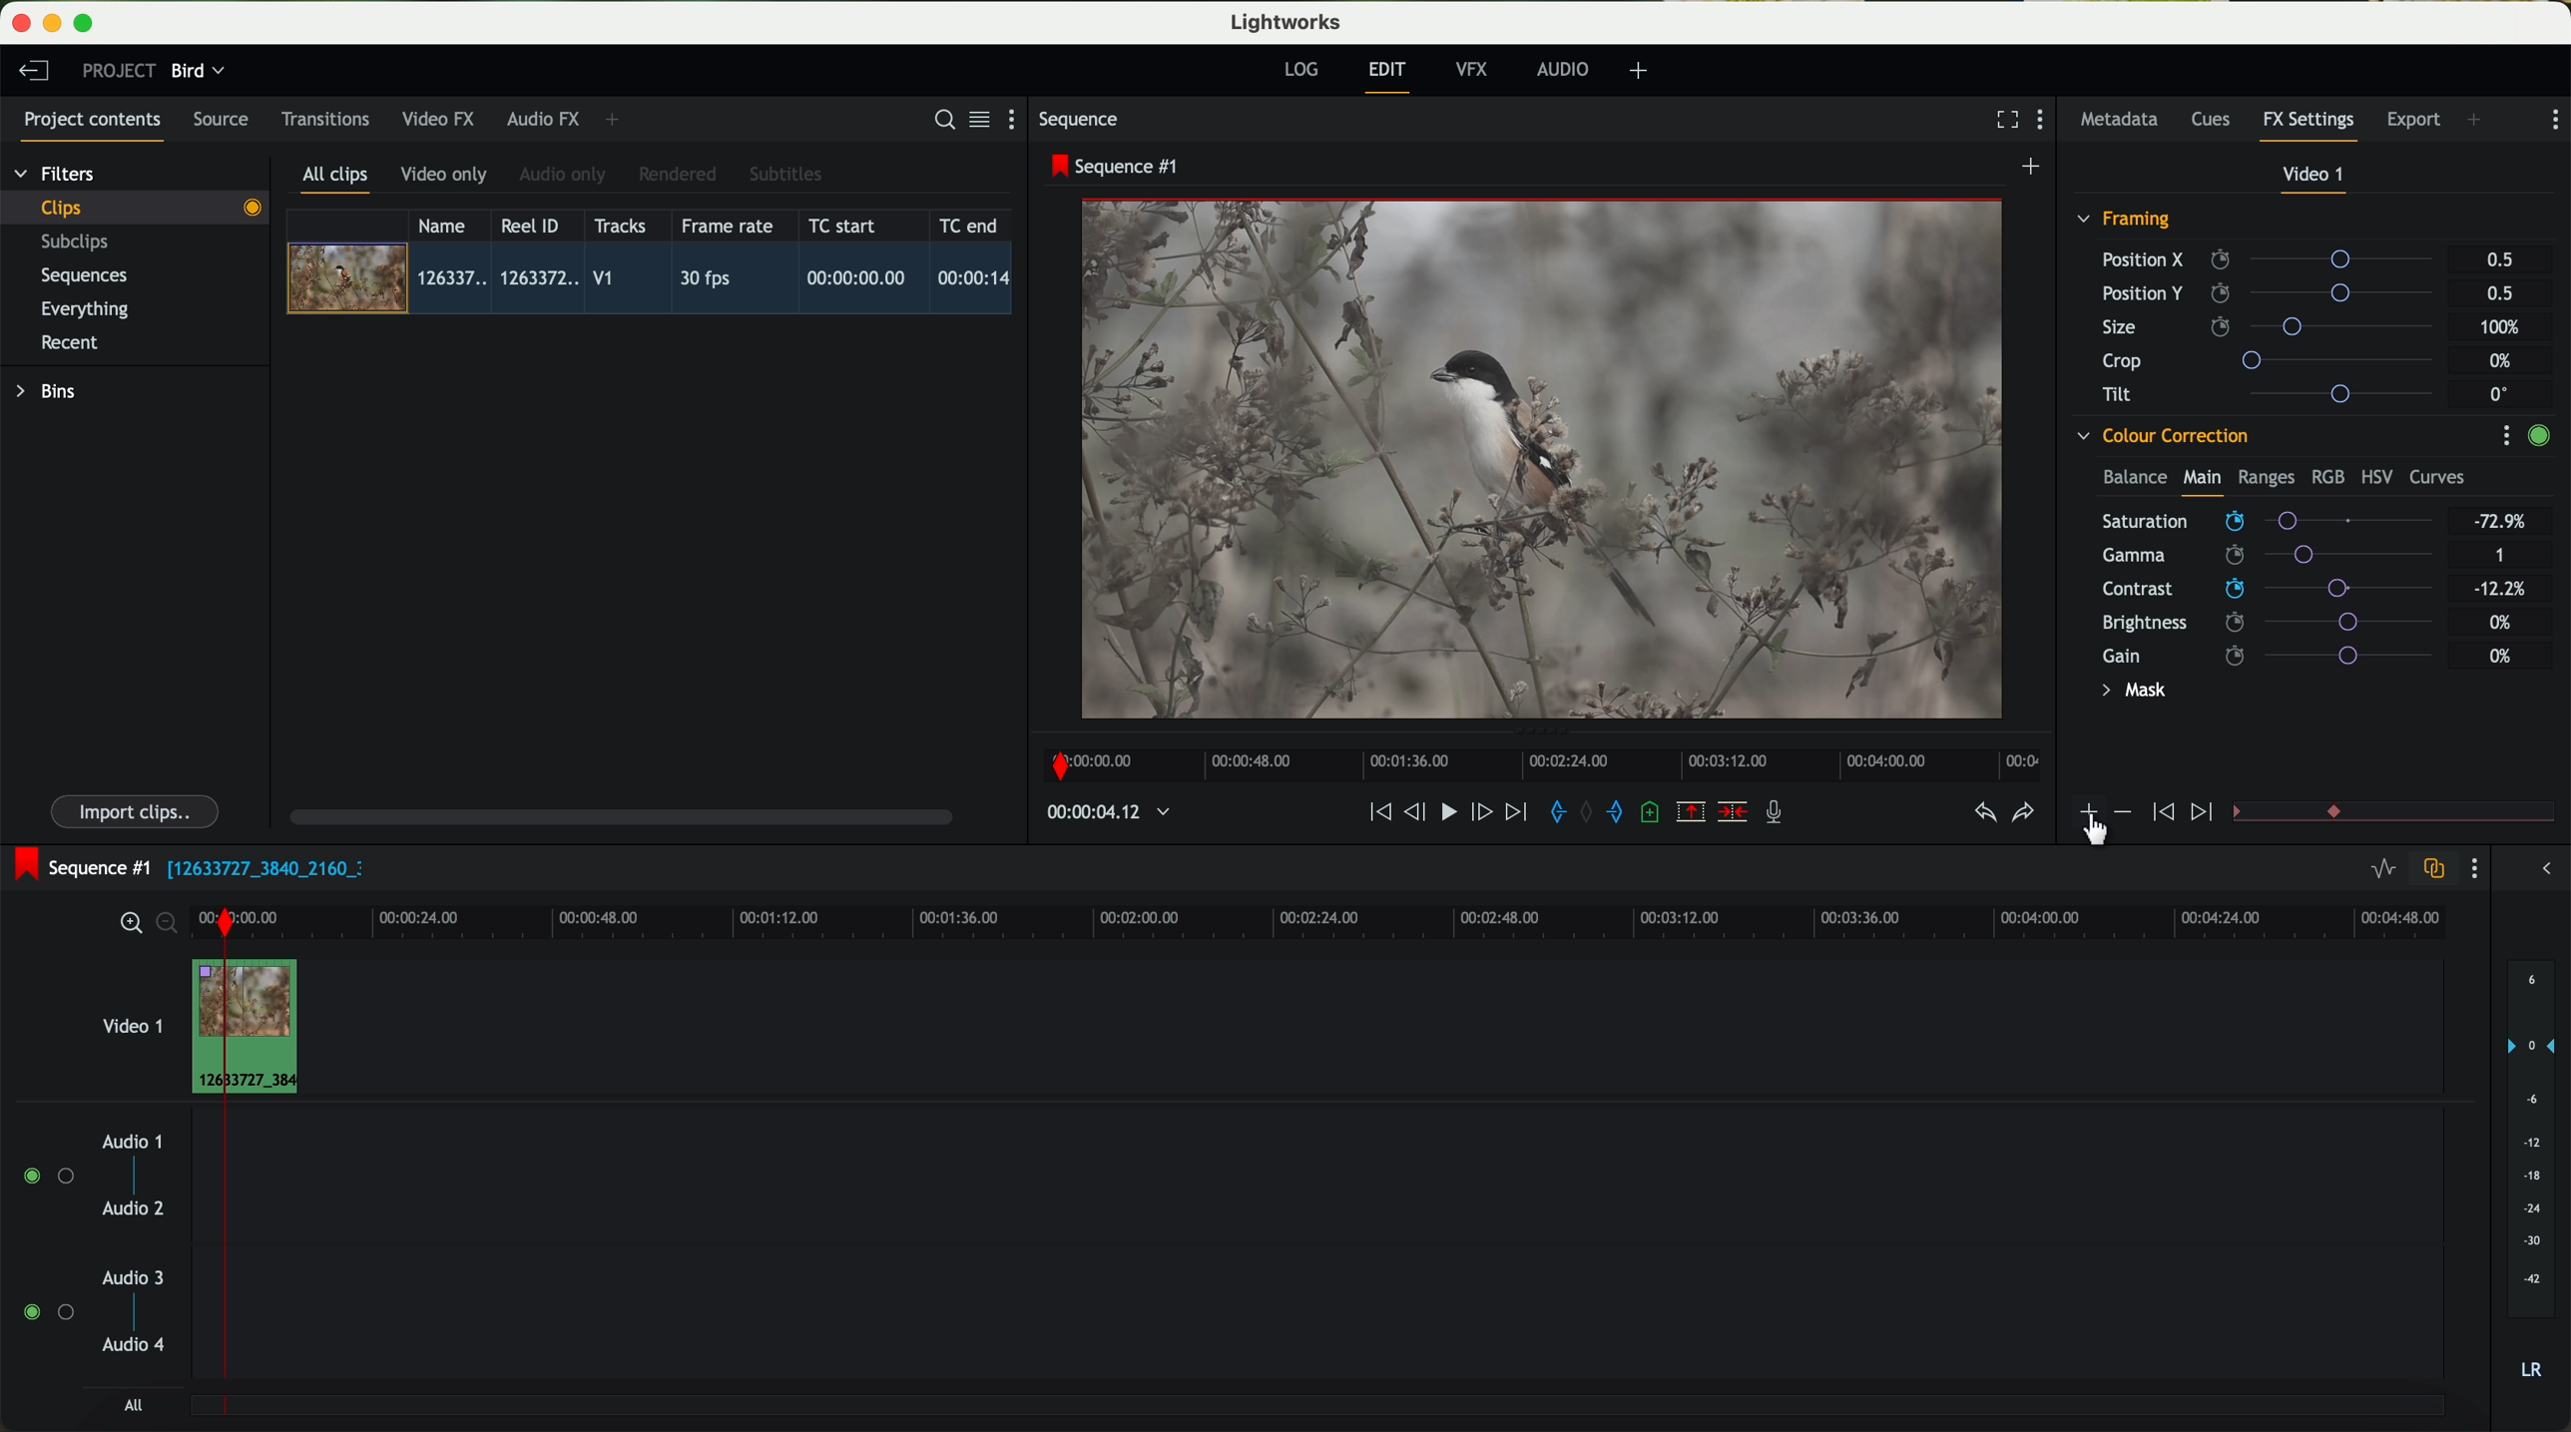  What do you see at coordinates (1390, 75) in the screenshot?
I see `edit` at bounding box center [1390, 75].